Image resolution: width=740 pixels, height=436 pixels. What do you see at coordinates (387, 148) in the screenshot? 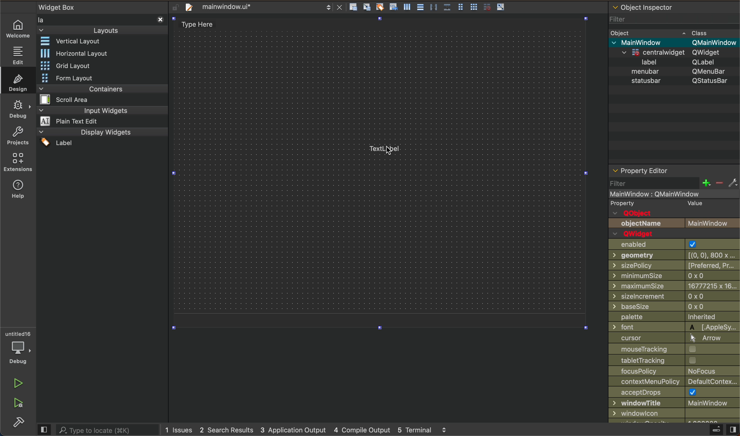
I see `lable` at bounding box center [387, 148].